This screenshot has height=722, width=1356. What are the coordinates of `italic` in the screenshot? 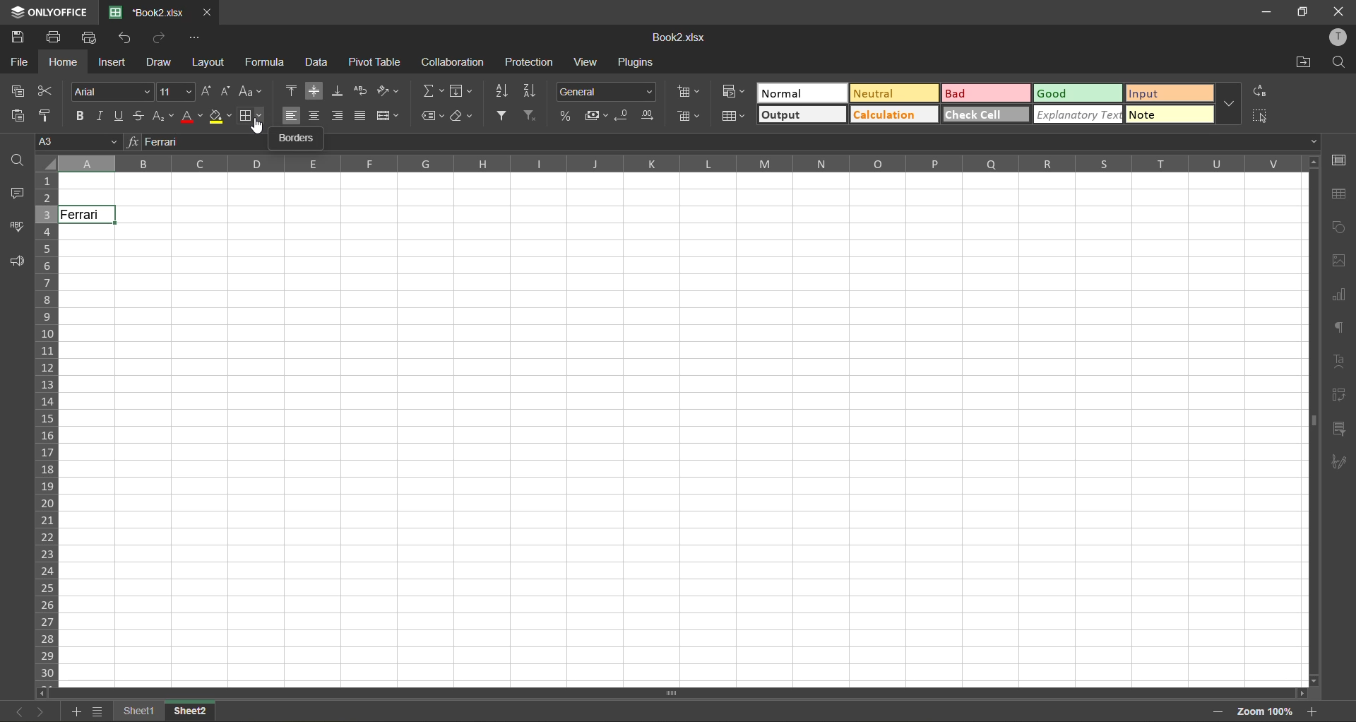 It's located at (102, 116).